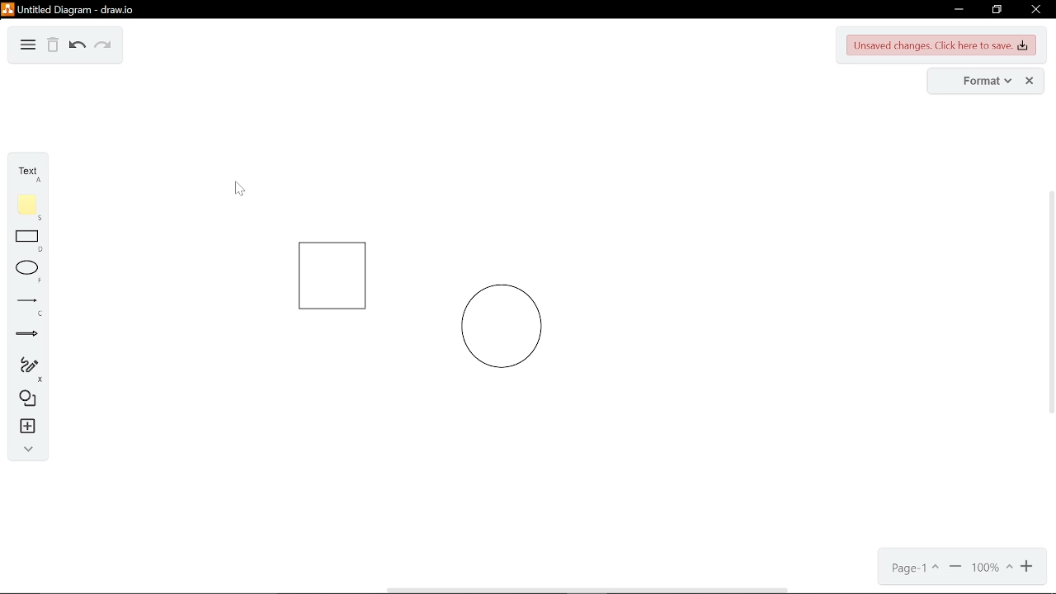  I want to click on current zoom, so click(992, 569).